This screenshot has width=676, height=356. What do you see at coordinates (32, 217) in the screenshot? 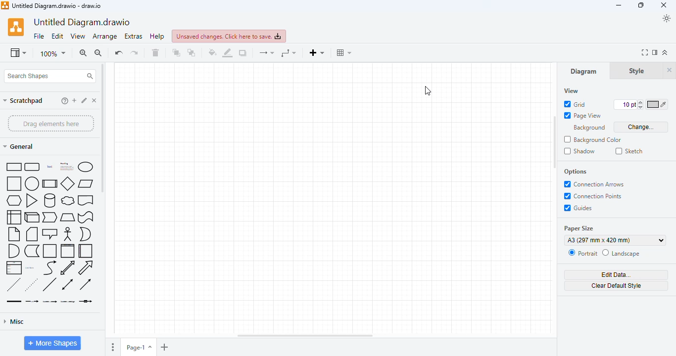
I see `cube` at bounding box center [32, 217].